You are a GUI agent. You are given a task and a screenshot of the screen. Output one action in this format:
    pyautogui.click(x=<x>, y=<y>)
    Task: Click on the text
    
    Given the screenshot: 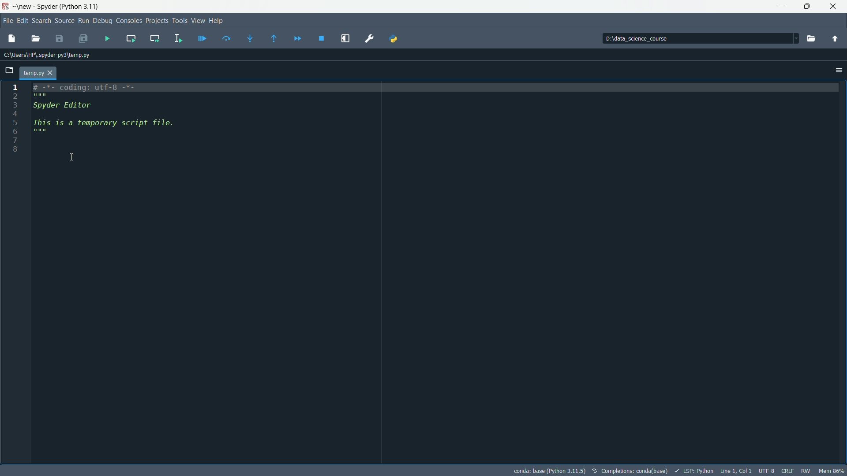 What is the action you would take?
    pyautogui.click(x=630, y=471)
    